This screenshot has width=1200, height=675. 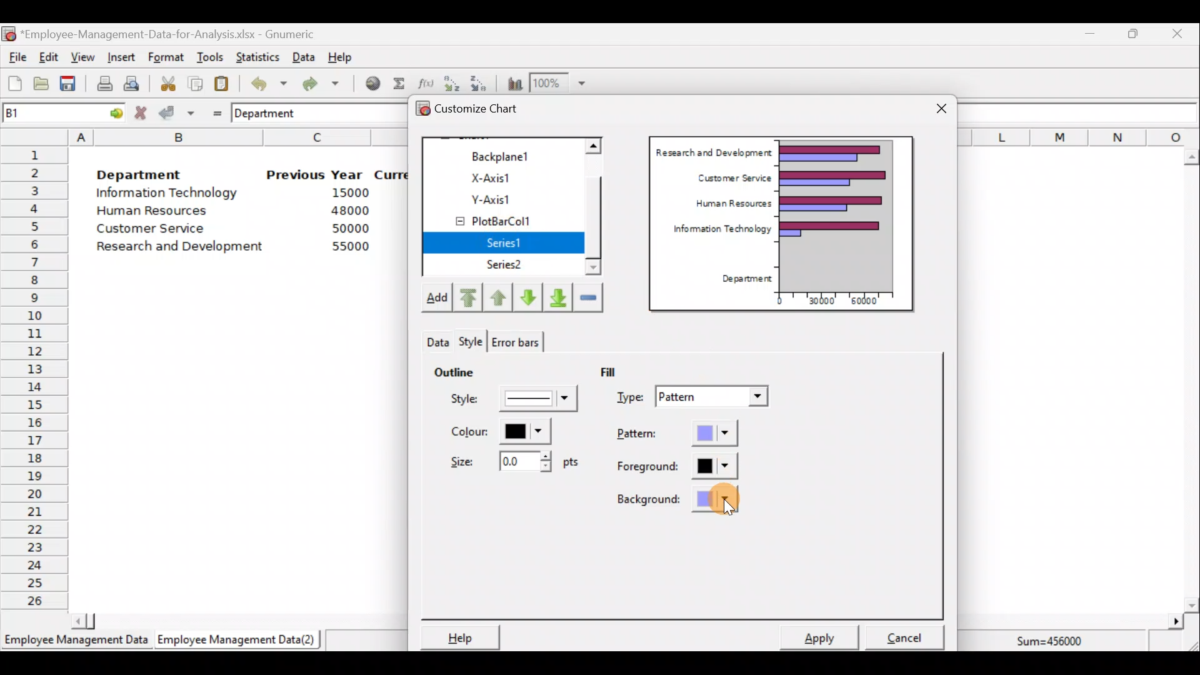 I want to click on Series2, so click(x=507, y=265).